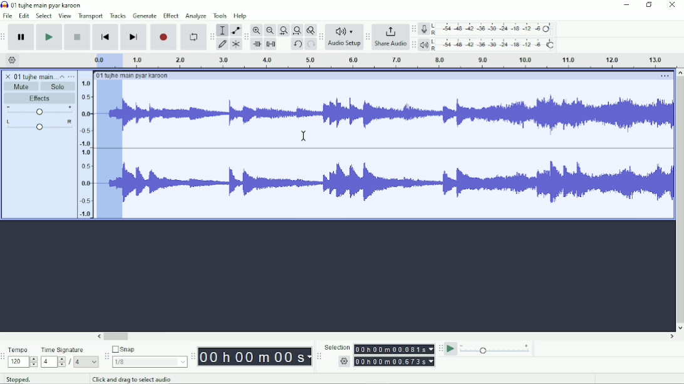  What do you see at coordinates (170, 15) in the screenshot?
I see `Effect` at bounding box center [170, 15].